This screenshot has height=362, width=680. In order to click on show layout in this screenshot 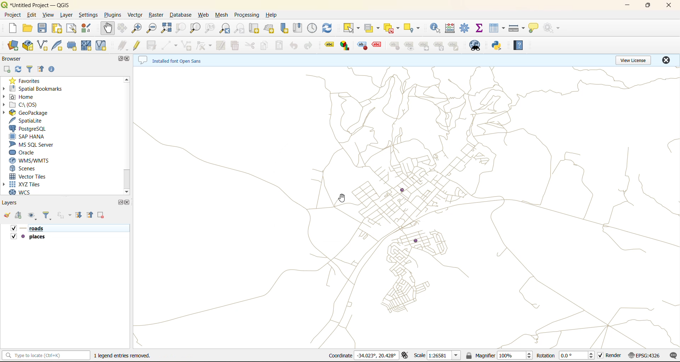, I will do `click(72, 29)`.